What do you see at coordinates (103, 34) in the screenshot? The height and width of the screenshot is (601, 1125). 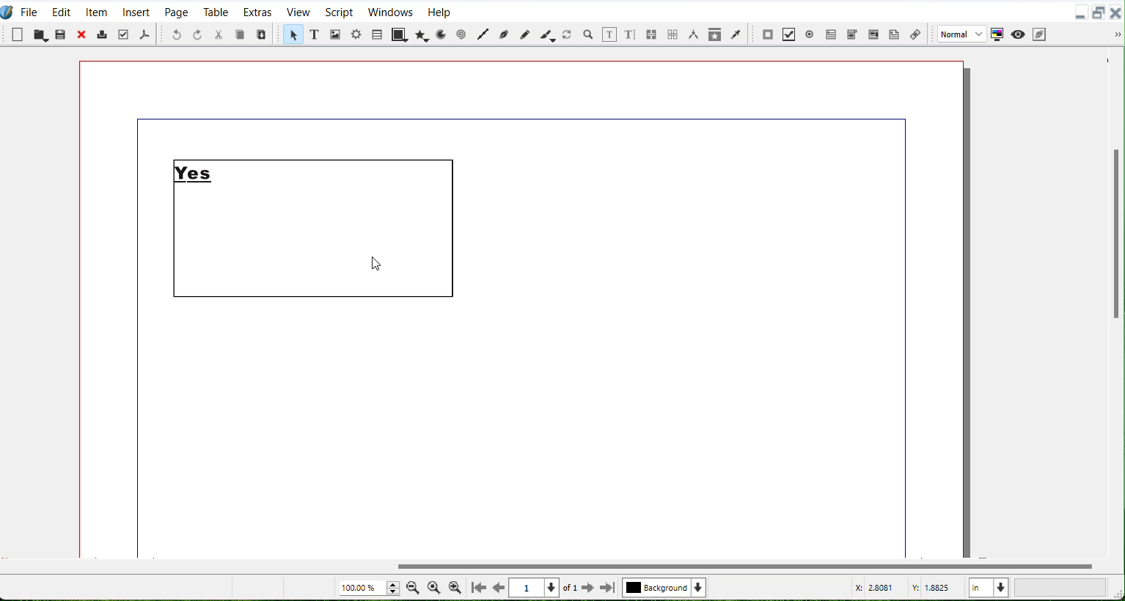 I see `Print` at bounding box center [103, 34].